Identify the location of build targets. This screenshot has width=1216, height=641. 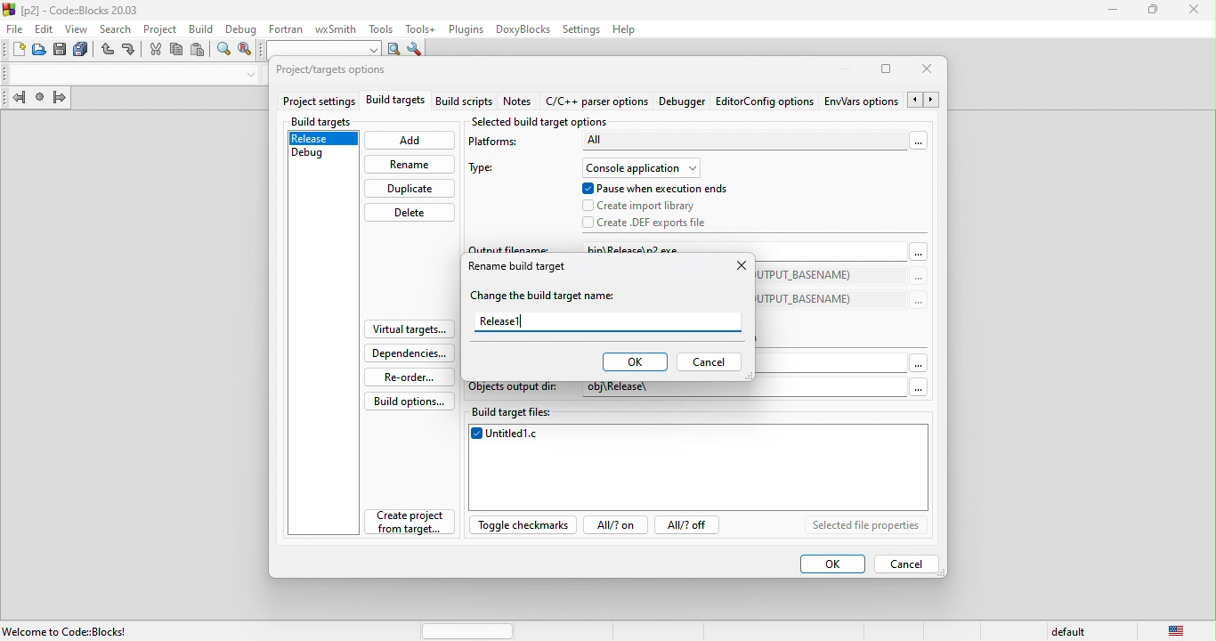
(323, 122).